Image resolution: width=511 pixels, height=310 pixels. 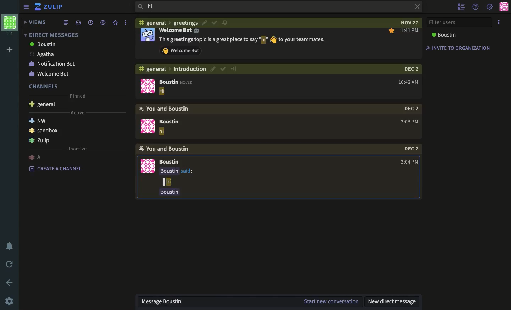 I want to click on edit, so click(x=214, y=69).